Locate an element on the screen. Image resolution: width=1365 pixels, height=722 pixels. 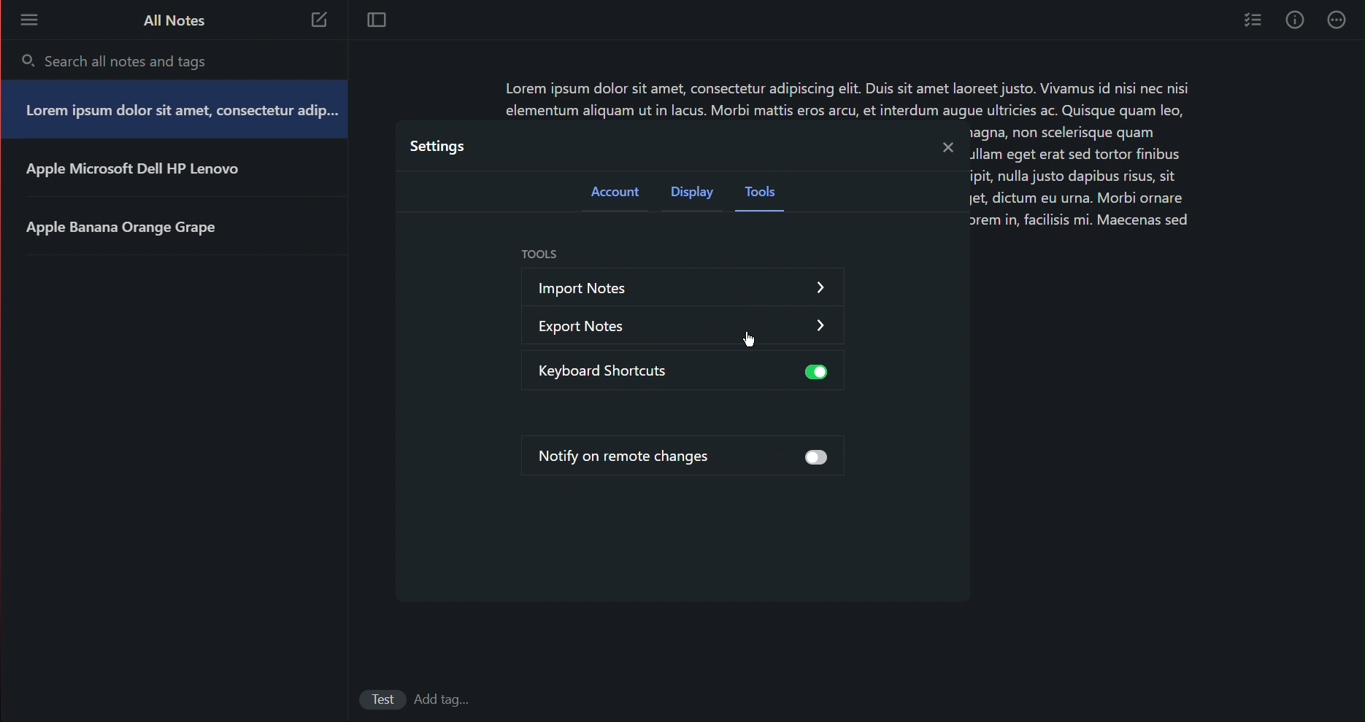
Import Notes is located at coordinates (634, 284).